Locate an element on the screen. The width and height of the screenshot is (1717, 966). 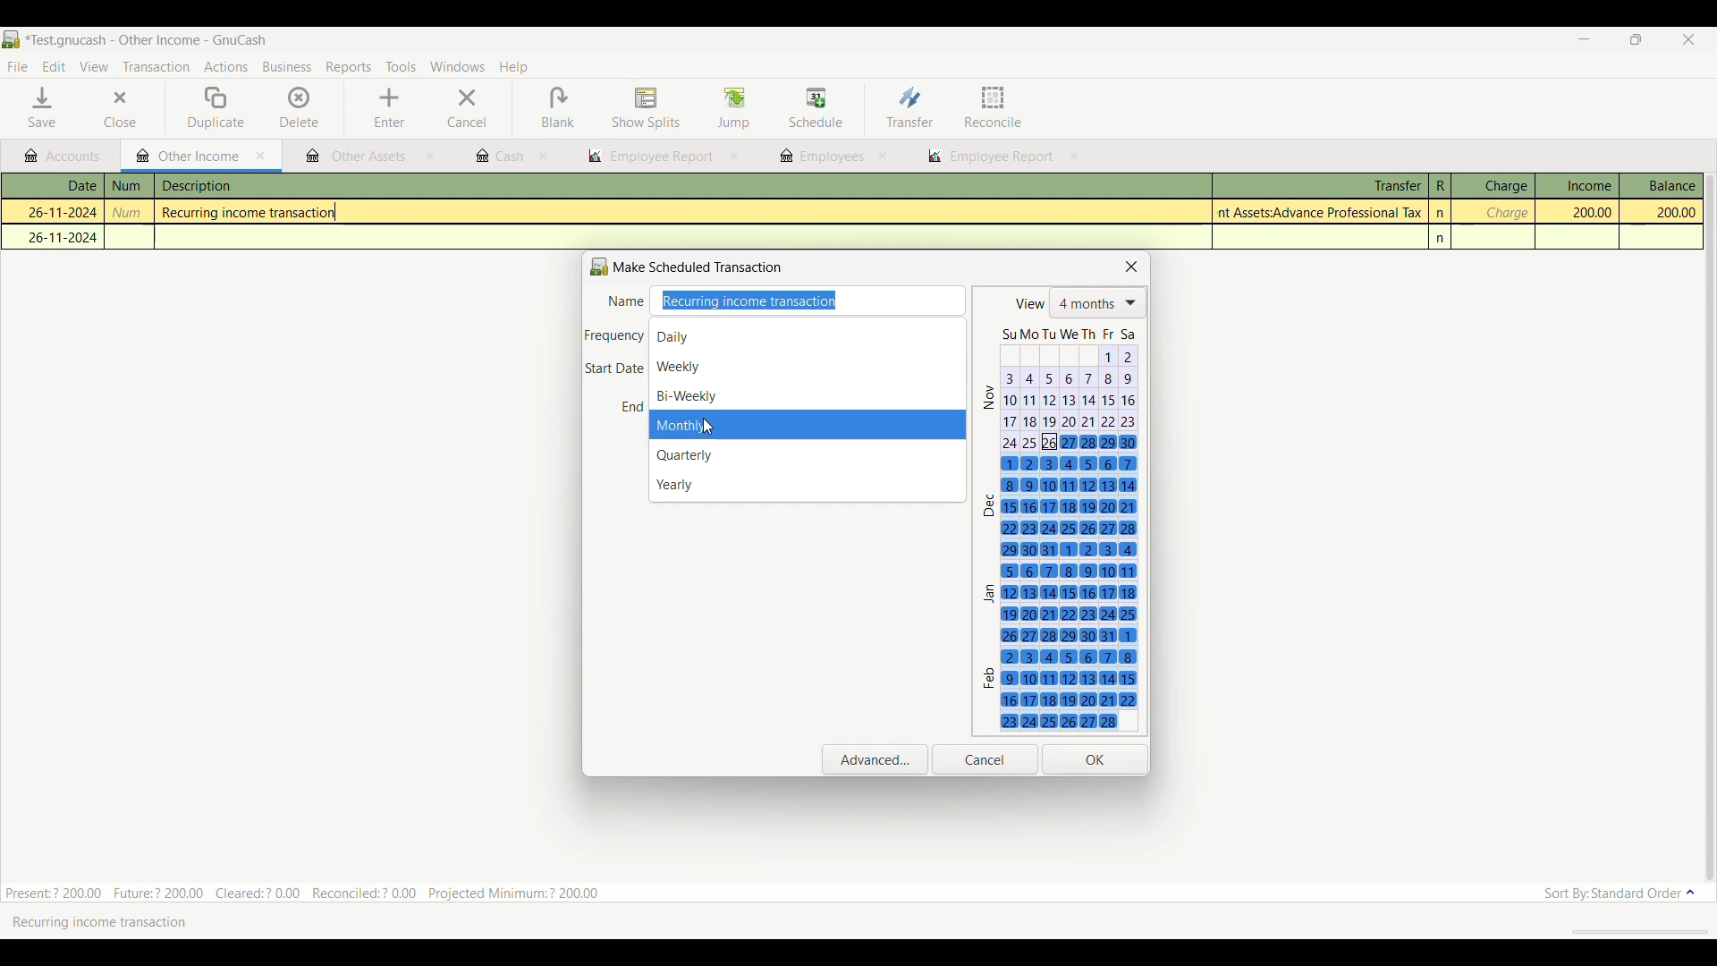
Name is located at coordinates (625, 302).